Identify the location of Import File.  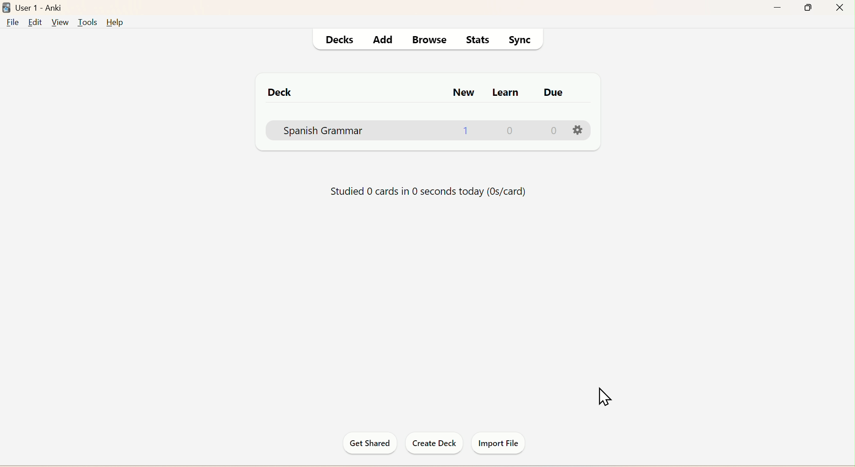
(497, 442).